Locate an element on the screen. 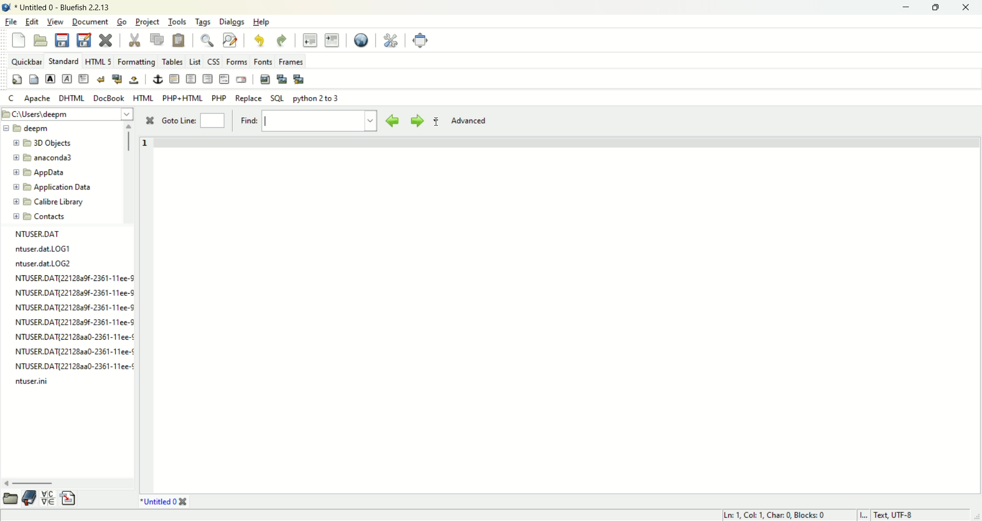 This screenshot has height=521, width=982. NTUSER.DAT{2212829f-2361-11ee-9 is located at coordinates (73, 293).